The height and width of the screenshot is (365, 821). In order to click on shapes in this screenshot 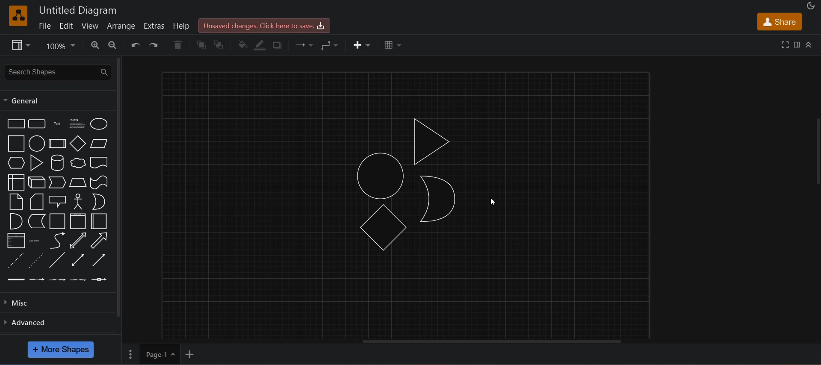, I will do `click(410, 186)`.